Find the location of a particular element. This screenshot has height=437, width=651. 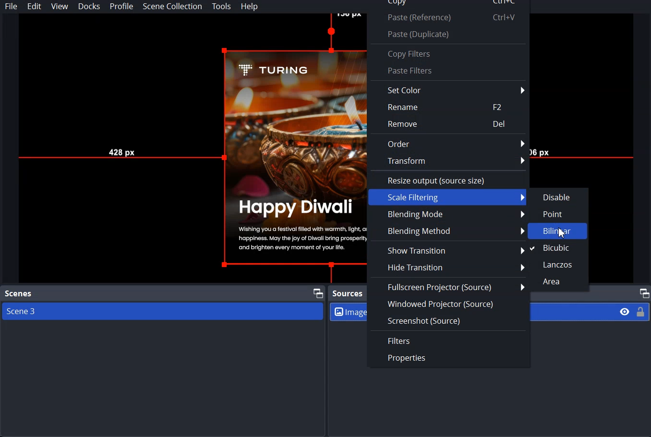

Paste Filters is located at coordinates (448, 71).